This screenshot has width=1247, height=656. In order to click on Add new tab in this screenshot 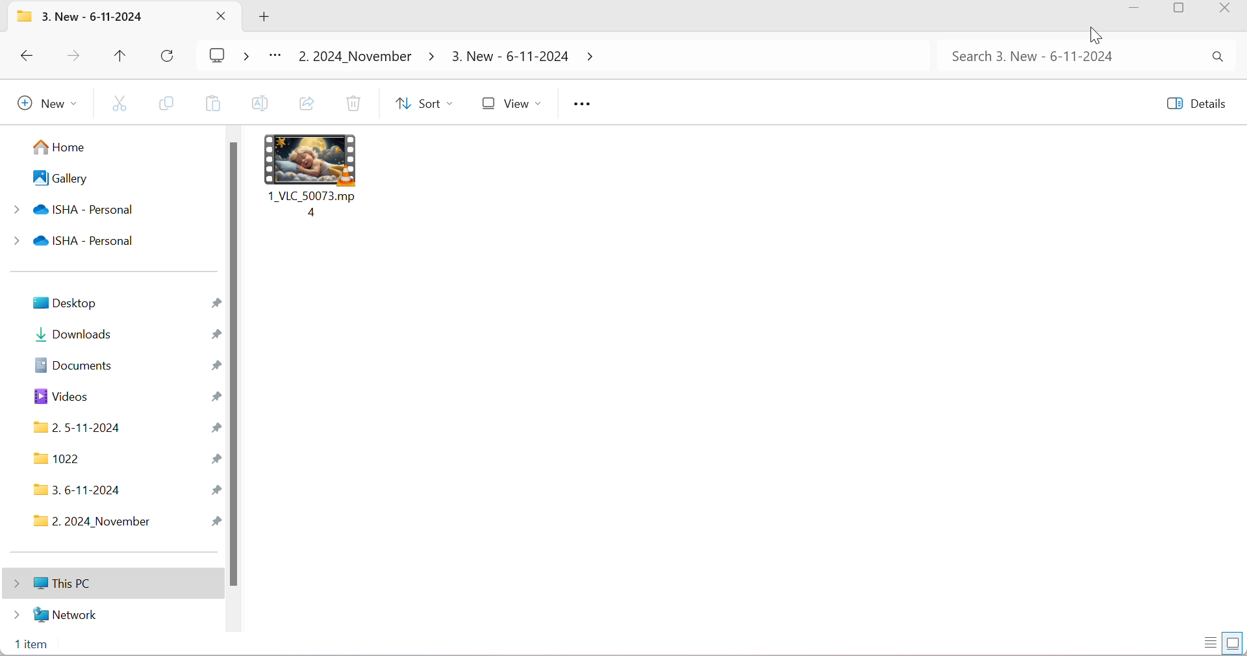, I will do `click(263, 18)`.